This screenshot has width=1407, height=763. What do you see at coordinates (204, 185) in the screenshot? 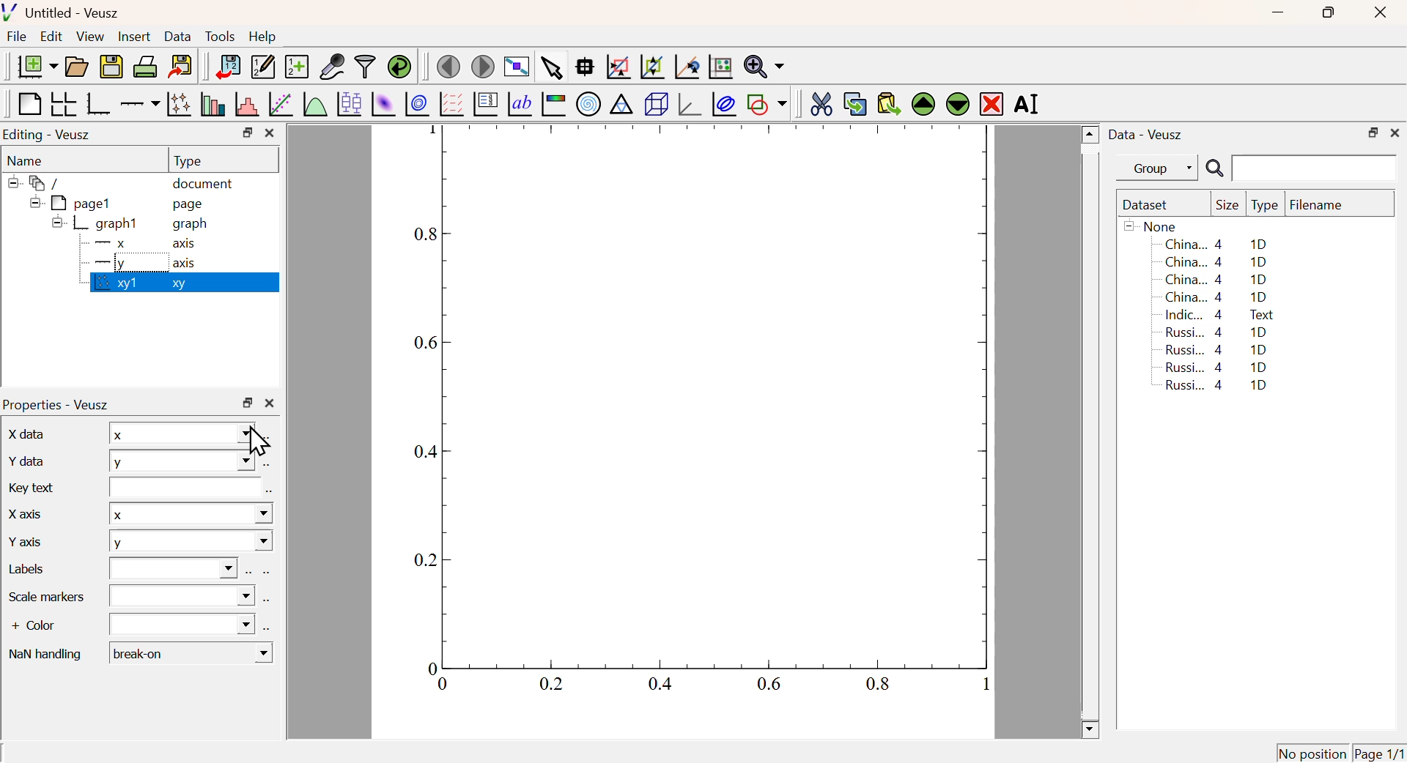
I see `document` at bounding box center [204, 185].